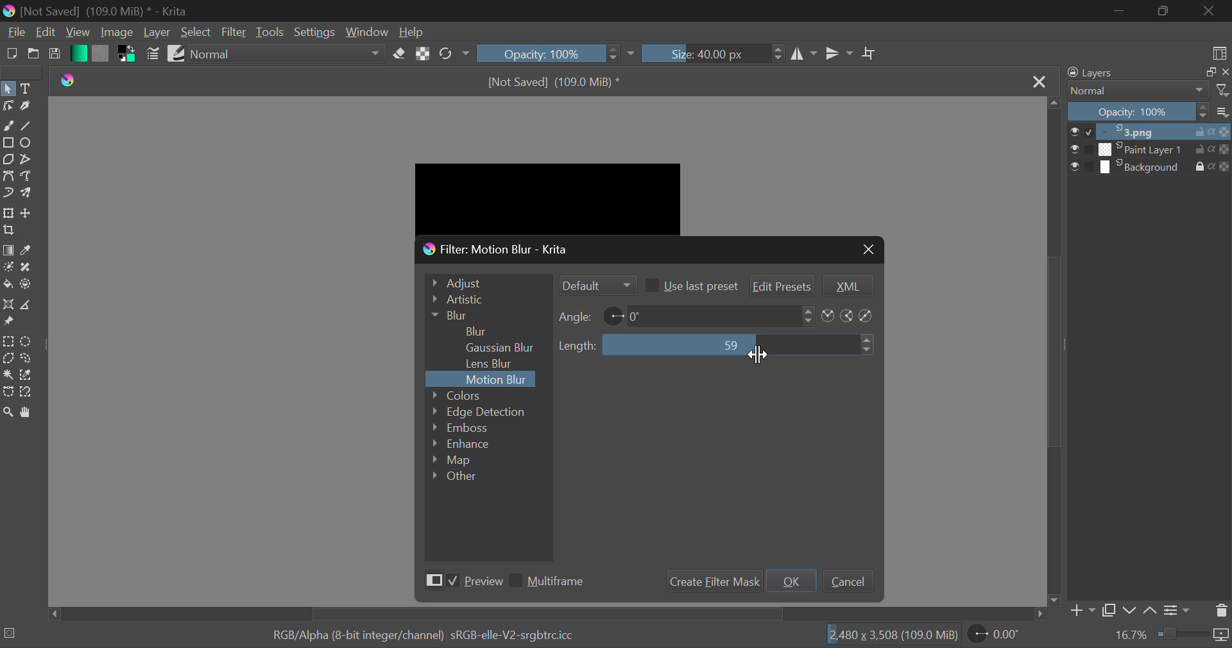 This screenshot has height=648, width=1232. What do you see at coordinates (15, 34) in the screenshot?
I see `File` at bounding box center [15, 34].